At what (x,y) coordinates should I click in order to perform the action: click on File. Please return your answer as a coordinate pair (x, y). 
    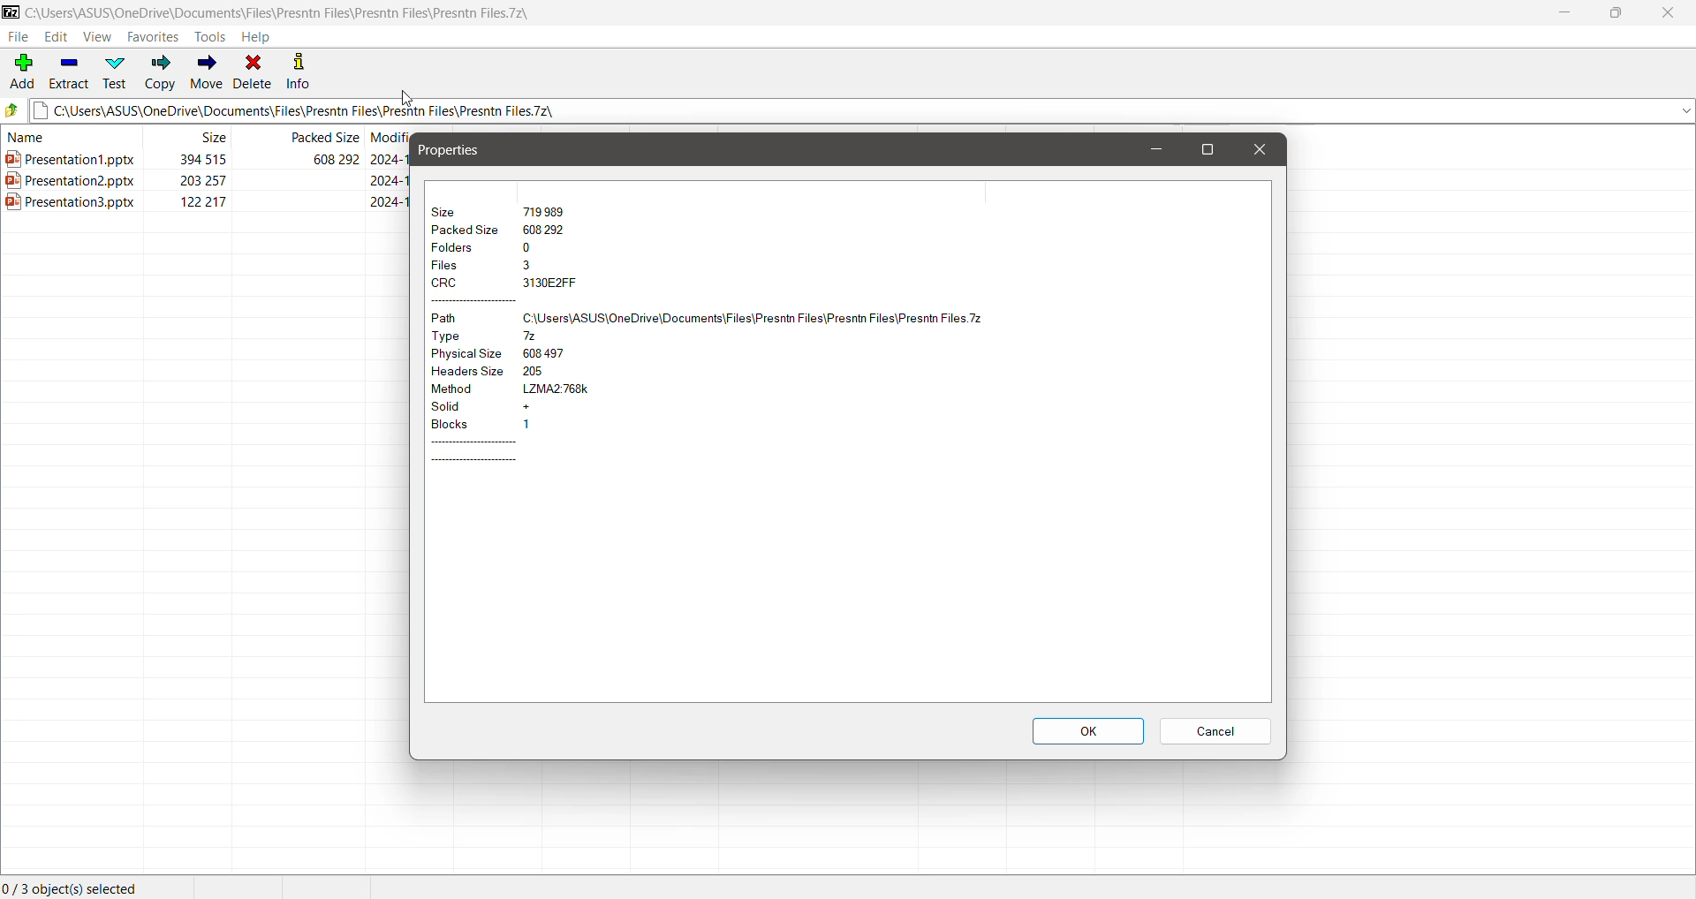
    Looking at the image, I should click on (19, 38).